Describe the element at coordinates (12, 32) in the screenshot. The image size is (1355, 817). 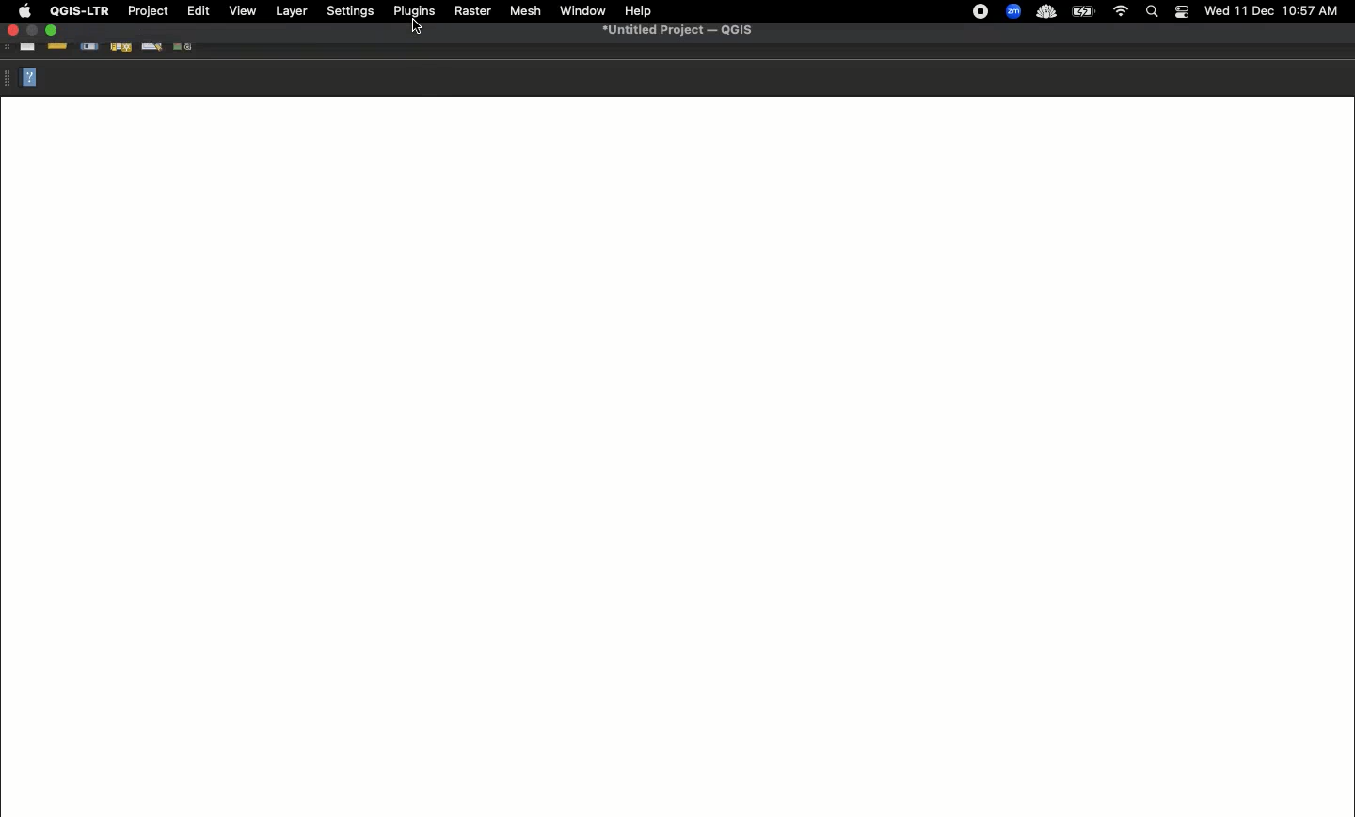
I see `Close` at that location.